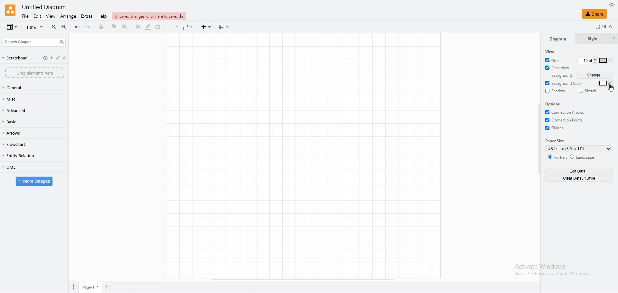  Describe the element at coordinates (108, 288) in the screenshot. I see `add page` at that location.